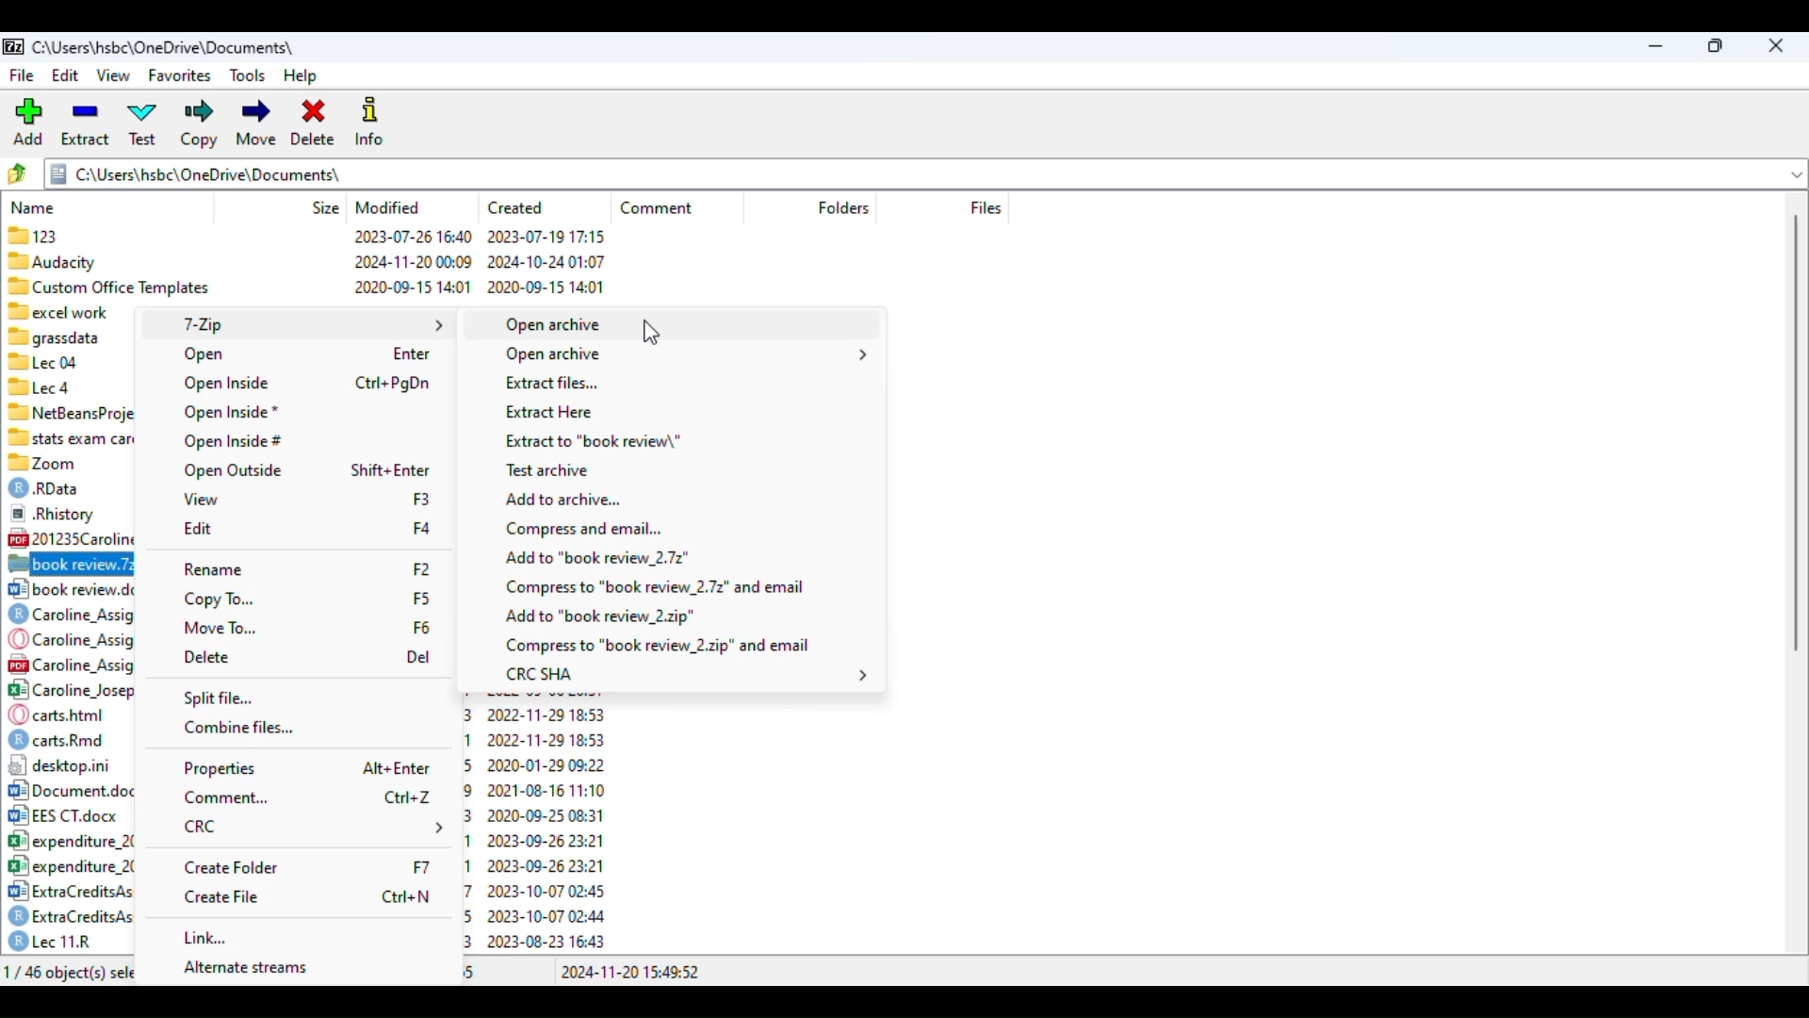 This screenshot has width=1809, height=1018. Describe the element at coordinates (628, 972) in the screenshot. I see `2024-11-20 15:49:52` at that location.